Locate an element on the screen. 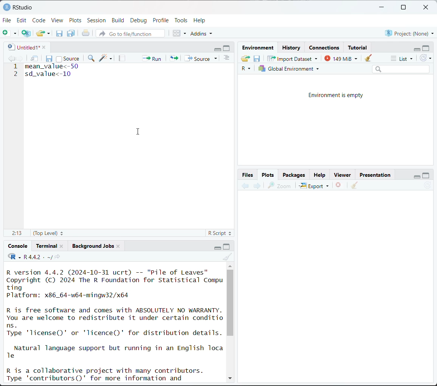 Image resolution: width=437 pixels, height=386 pixels. up is located at coordinates (230, 265).